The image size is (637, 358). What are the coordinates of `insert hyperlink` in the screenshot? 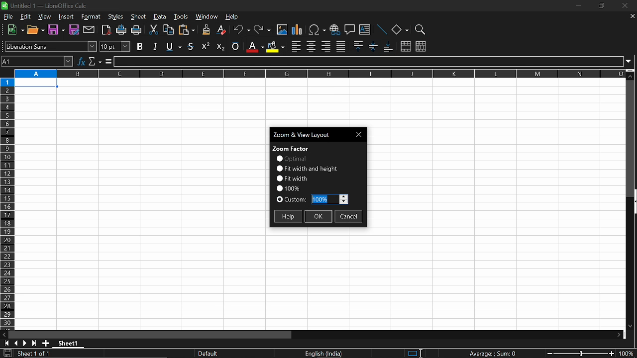 It's located at (334, 31).